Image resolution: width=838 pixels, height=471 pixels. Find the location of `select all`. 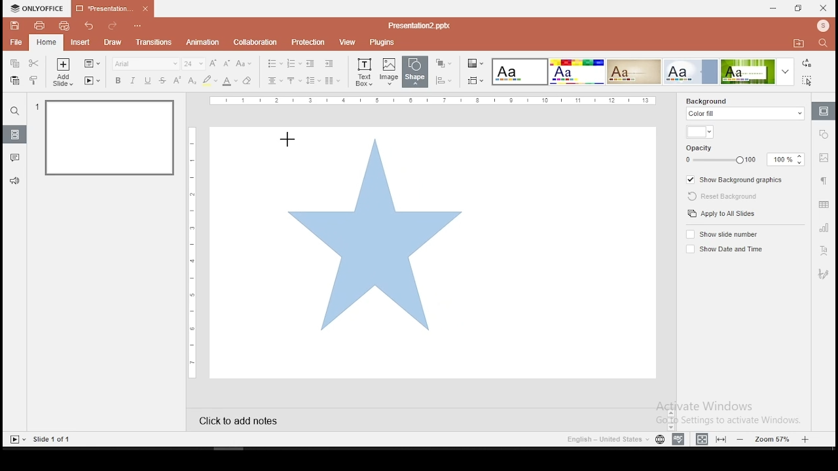

select all is located at coordinates (809, 80).